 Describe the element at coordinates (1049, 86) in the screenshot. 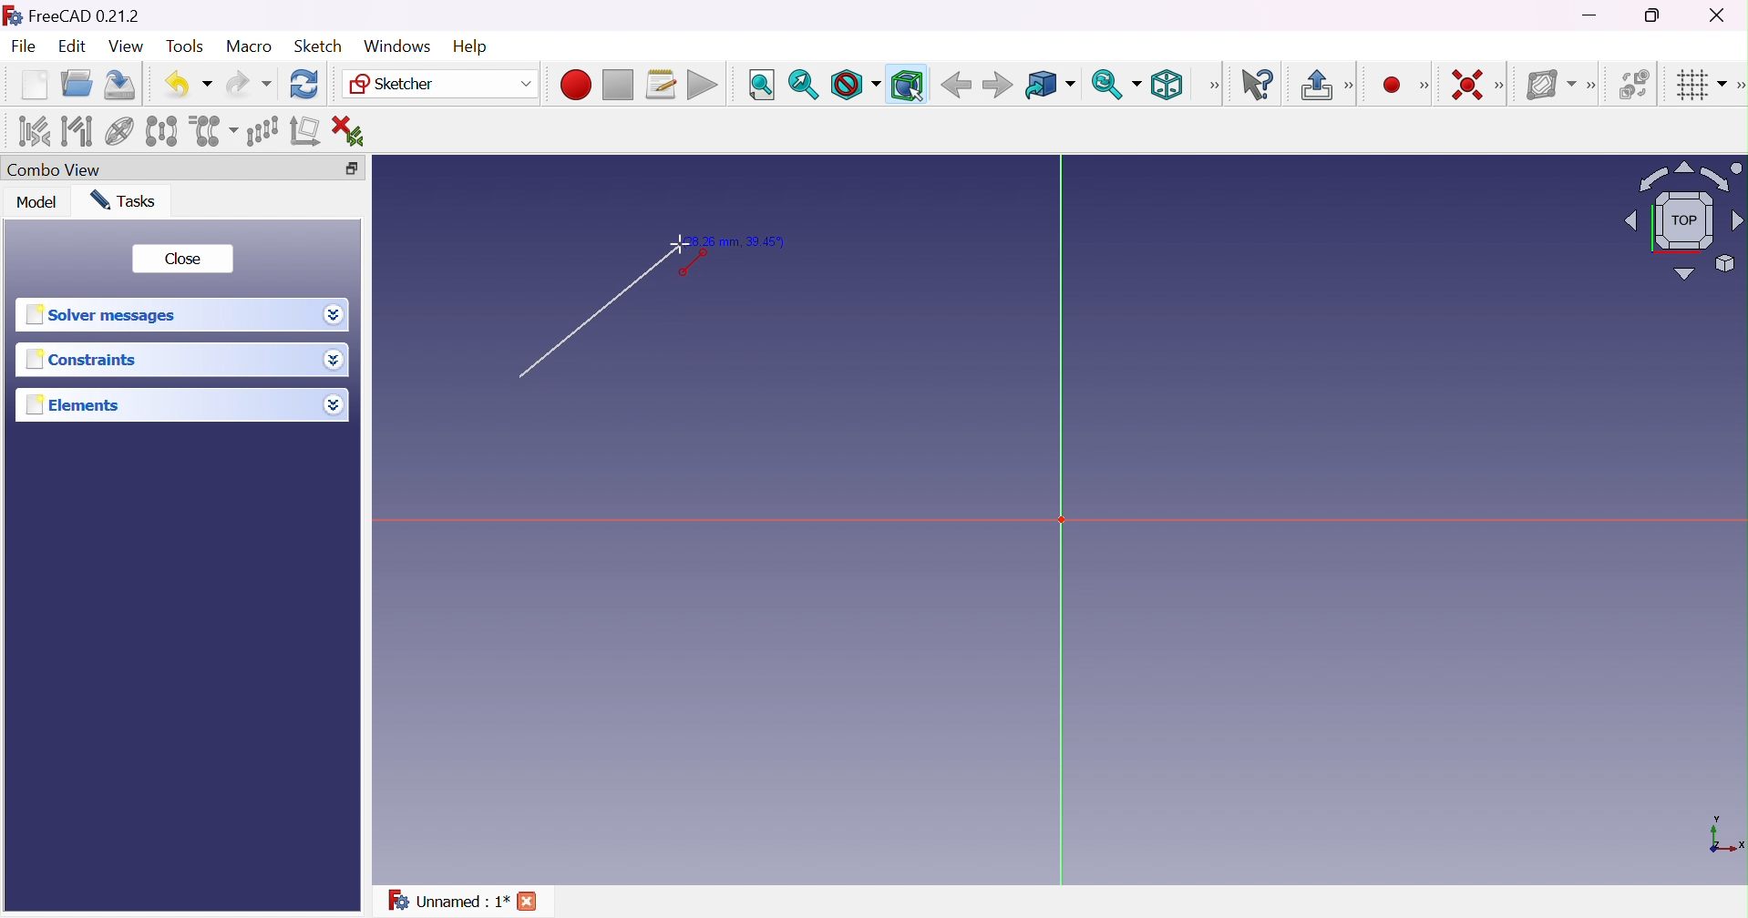

I see `Move in box` at that location.